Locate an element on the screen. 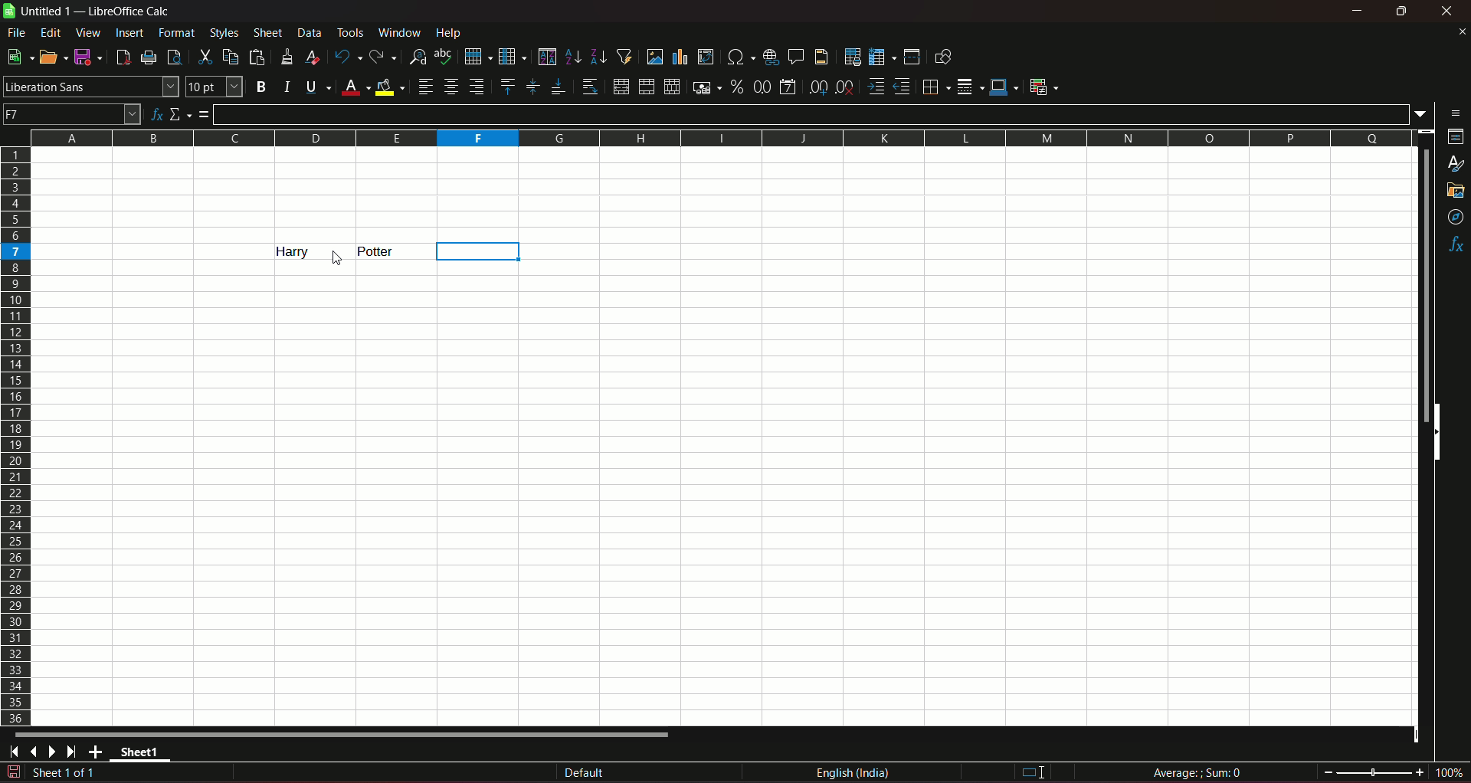  name box is located at coordinates (72, 113).